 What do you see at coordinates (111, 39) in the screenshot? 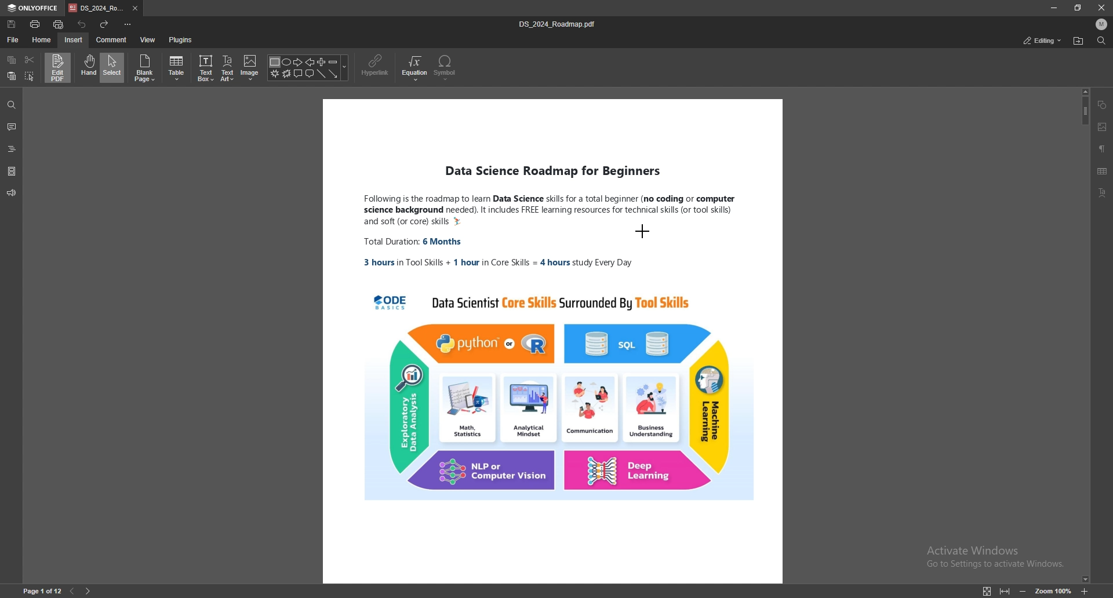
I see `comment` at bounding box center [111, 39].